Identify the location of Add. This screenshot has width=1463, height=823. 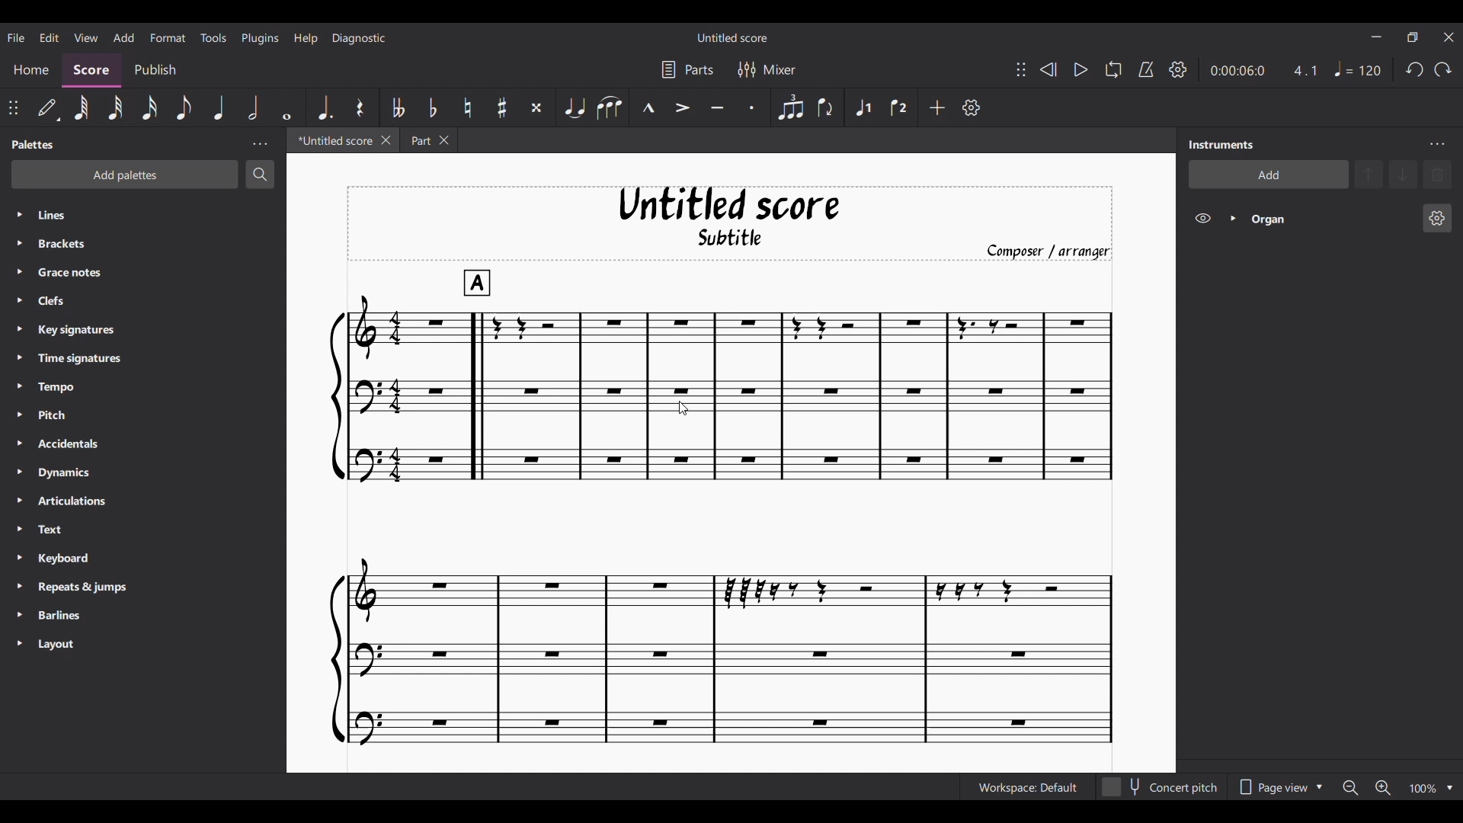
(937, 107).